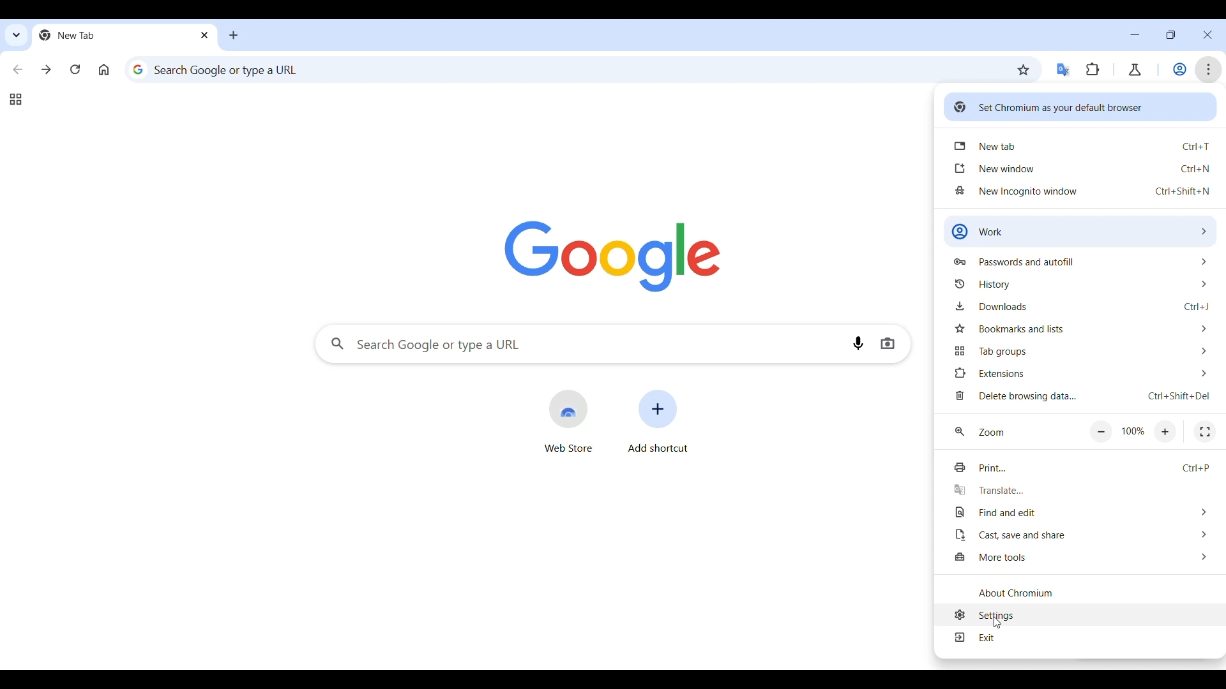  Describe the element at coordinates (1081, 306) in the screenshot. I see `Downloads` at that location.